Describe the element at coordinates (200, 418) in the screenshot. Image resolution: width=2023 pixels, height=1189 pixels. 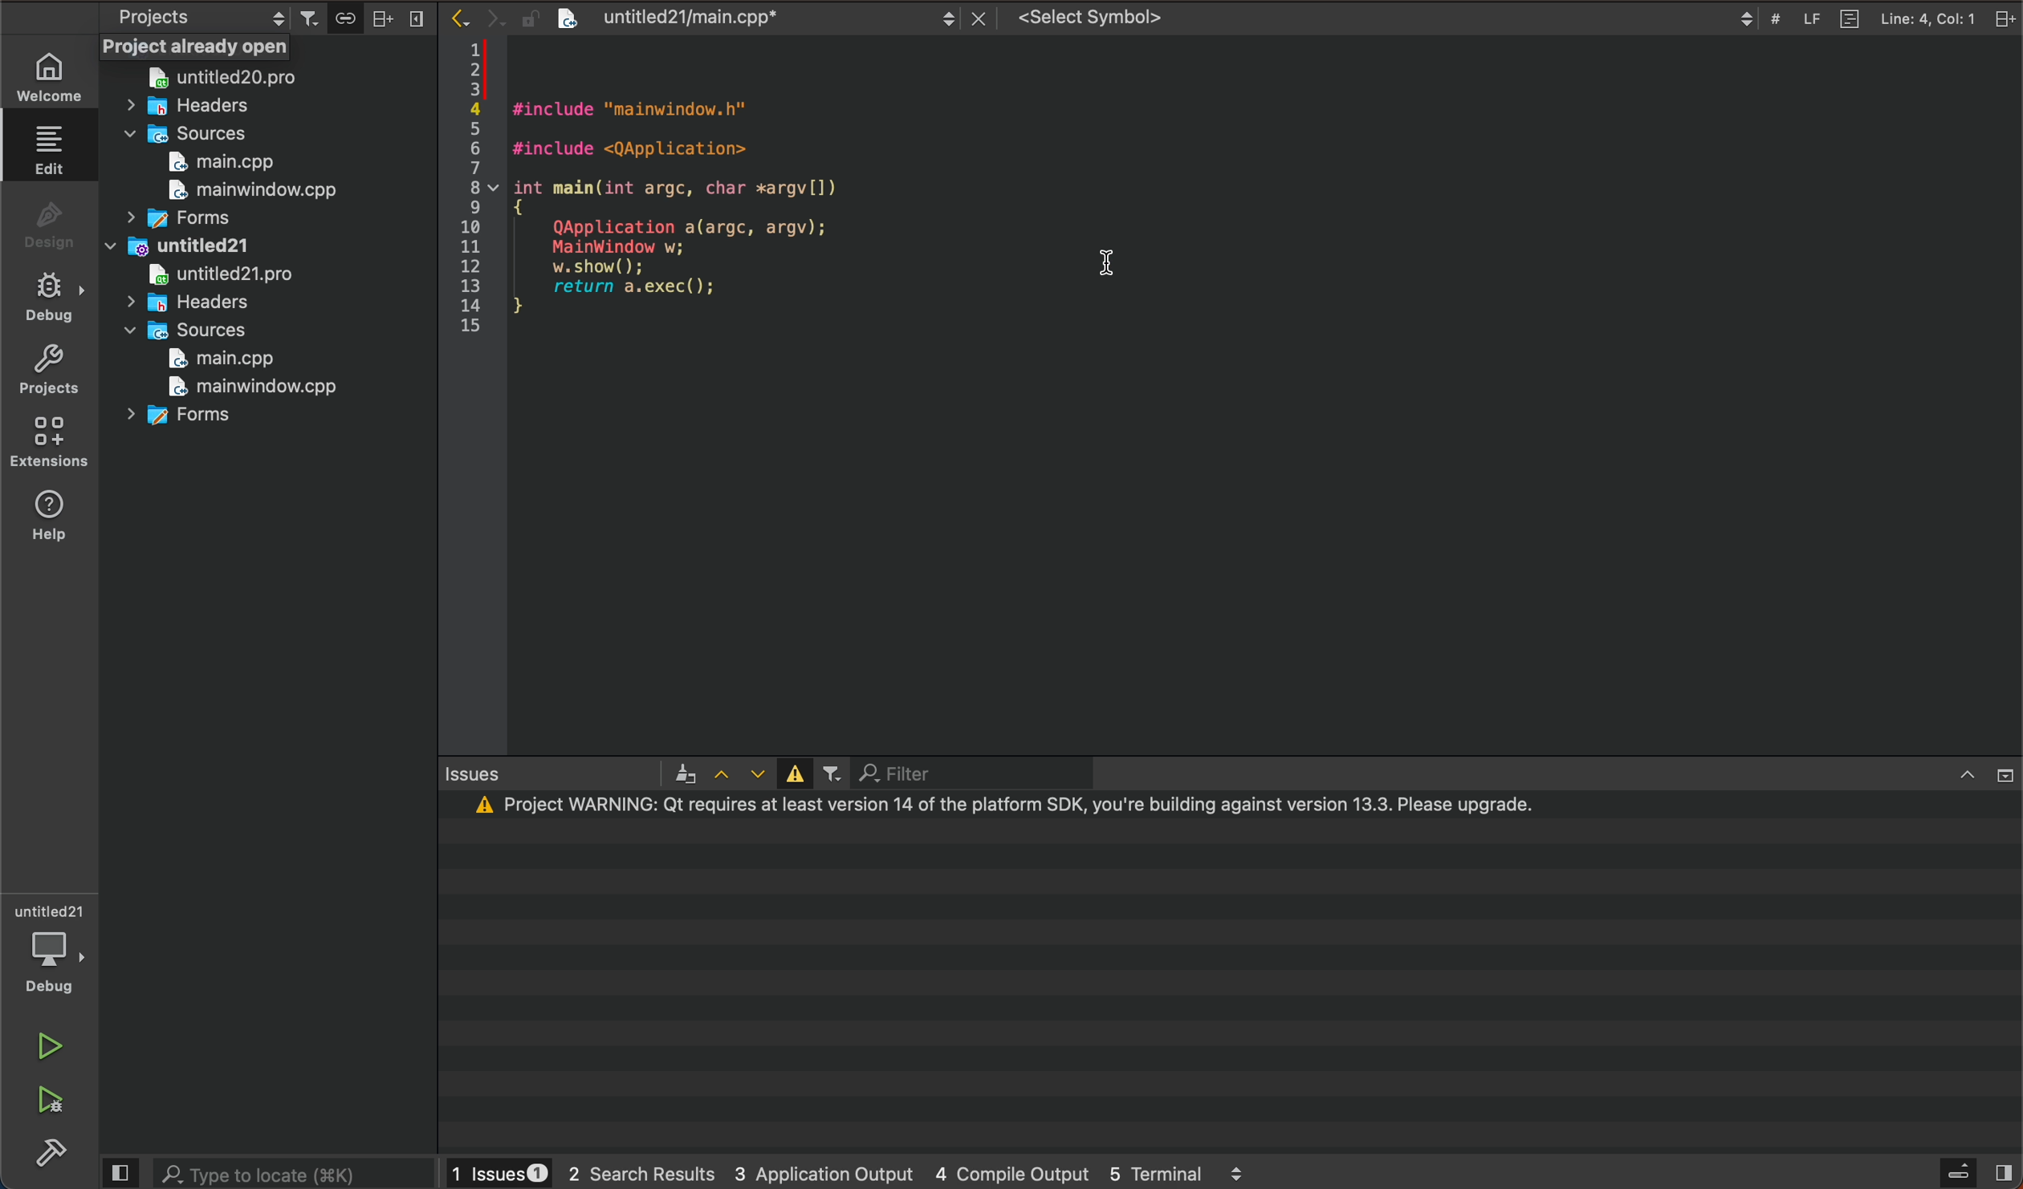
I see `forms` at that location.